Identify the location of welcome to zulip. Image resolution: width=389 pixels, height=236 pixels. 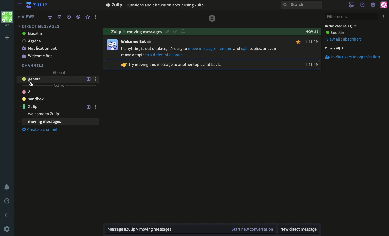
(51, 114).